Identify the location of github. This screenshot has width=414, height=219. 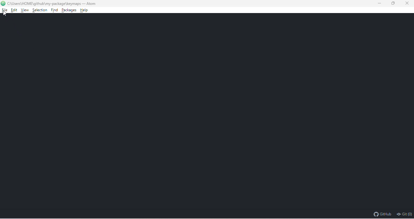
(382, 214).